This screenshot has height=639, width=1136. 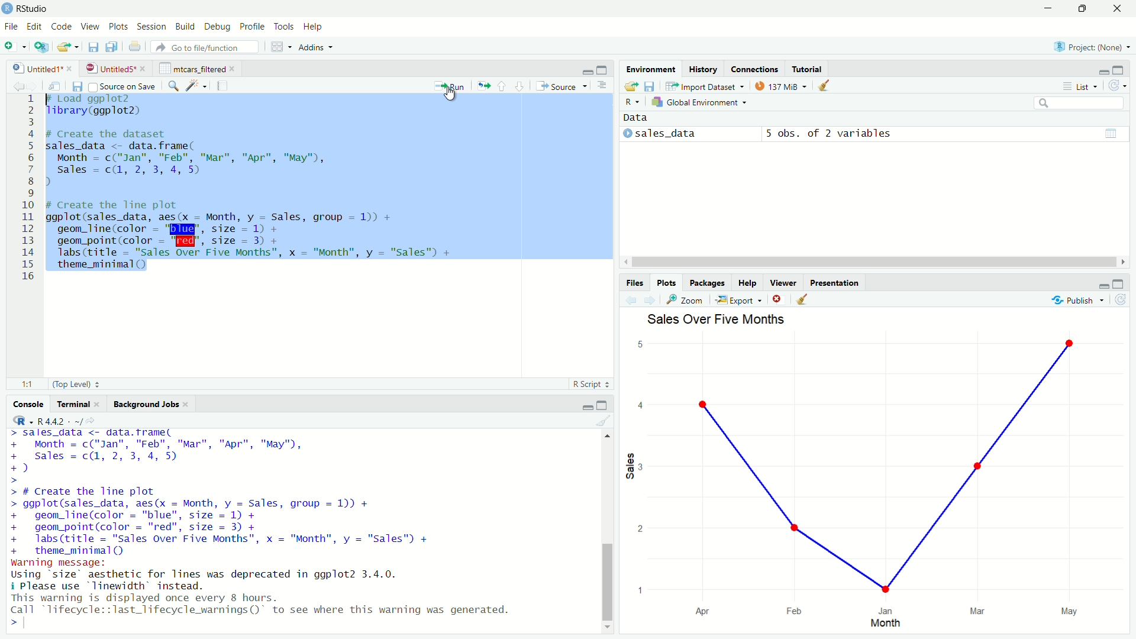 What do you see at coordinates (668, 283) in the screenshot?
I see `plots` at bounding box center [668, 283].